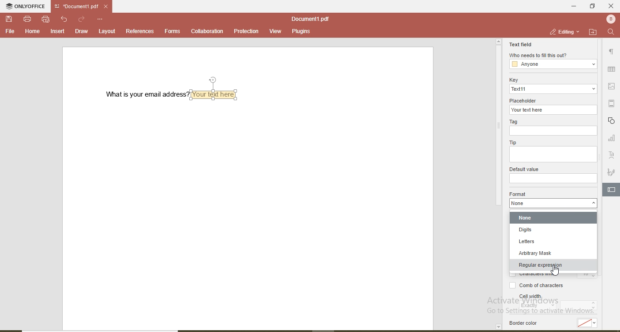 This screenshot has height=332, width=620. What do you see at coordinates (554, 64) in the screenshot?
I see `anyone` at bounding box center [554, 64].